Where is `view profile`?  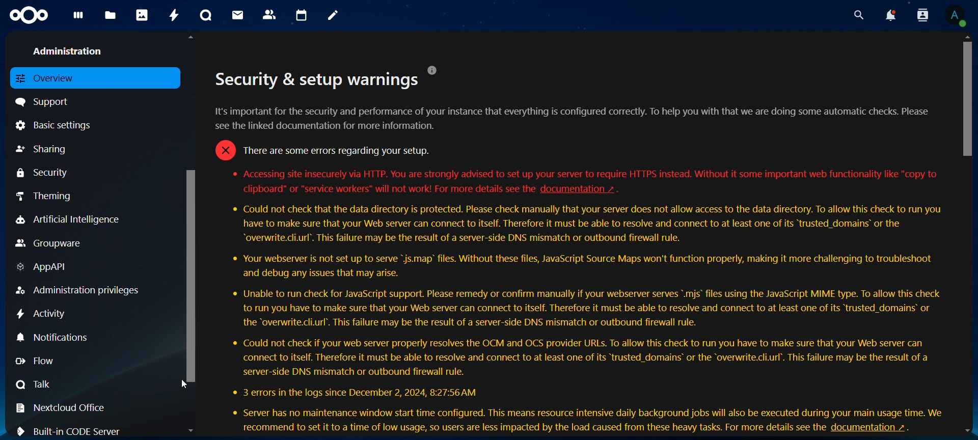
view profile is located at coordinates (955, 15).